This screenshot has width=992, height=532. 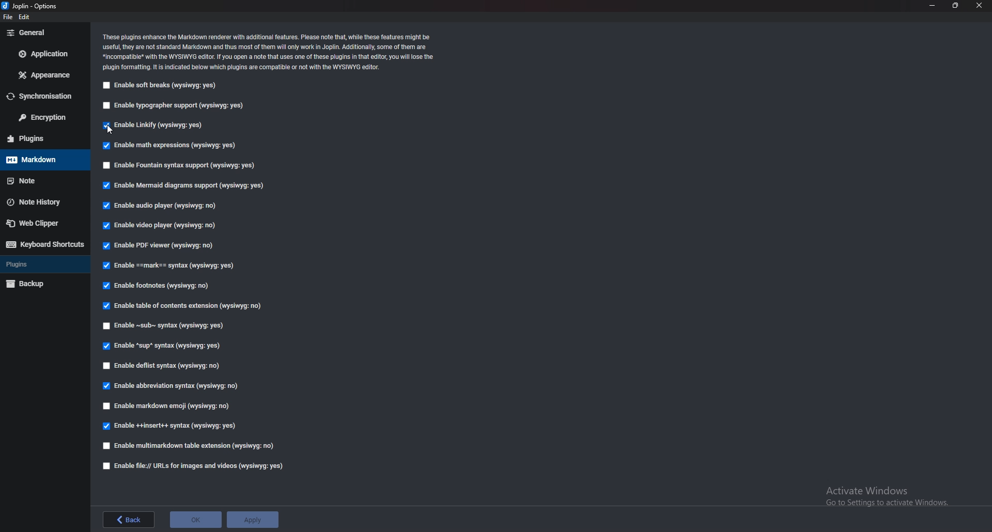 What do you see at coordinates (41, 138) in the screenshot?
I see `Plugins` at bounding box center [41, 138].